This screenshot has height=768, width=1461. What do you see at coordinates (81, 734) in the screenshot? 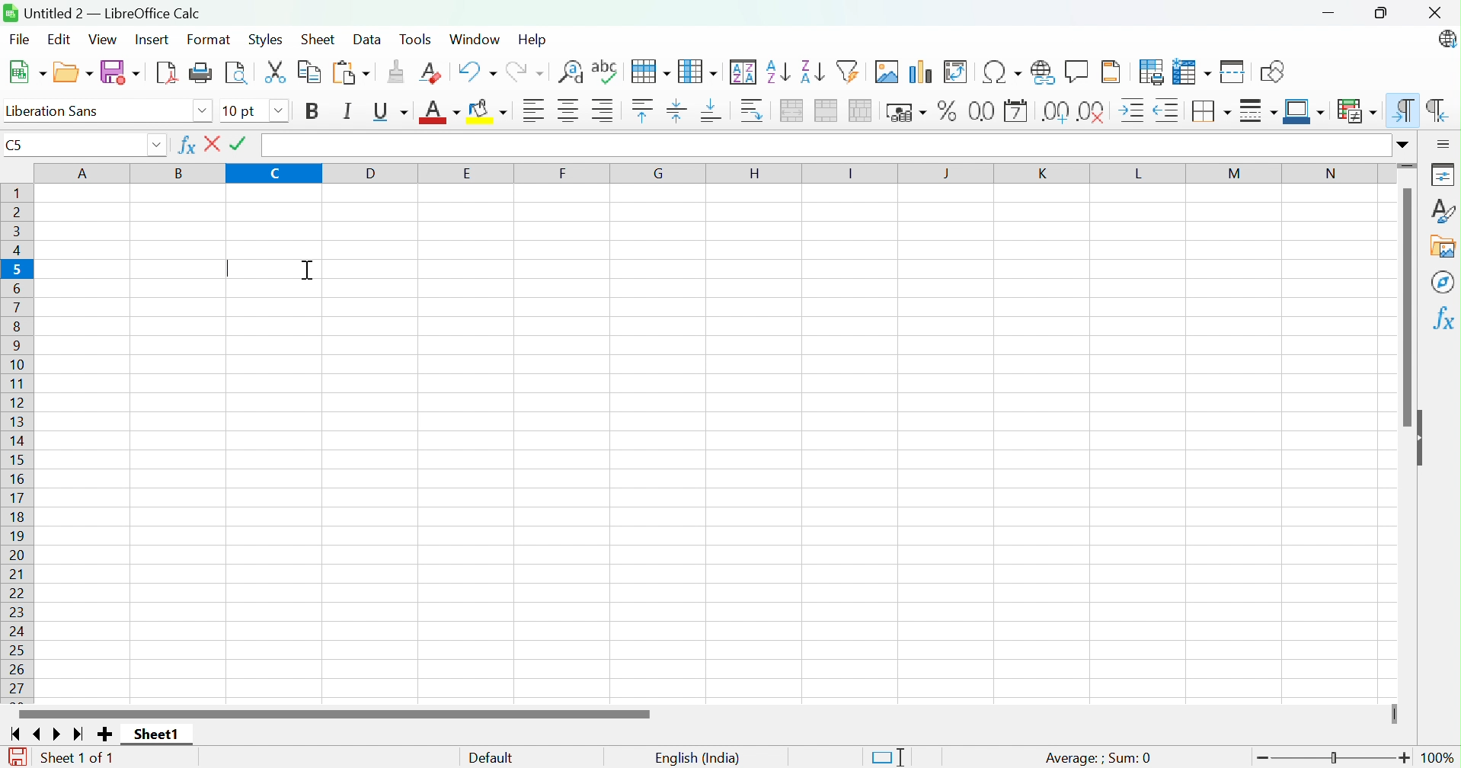
I see `Scroll to last sheet` at bounding box center [81, 734].